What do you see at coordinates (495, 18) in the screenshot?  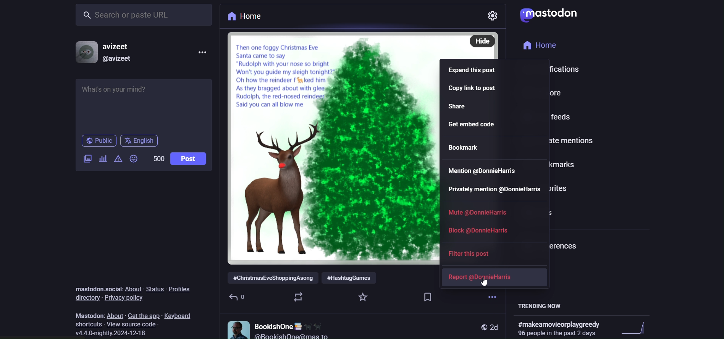 I see `setting` at bounding box center [495, 18].